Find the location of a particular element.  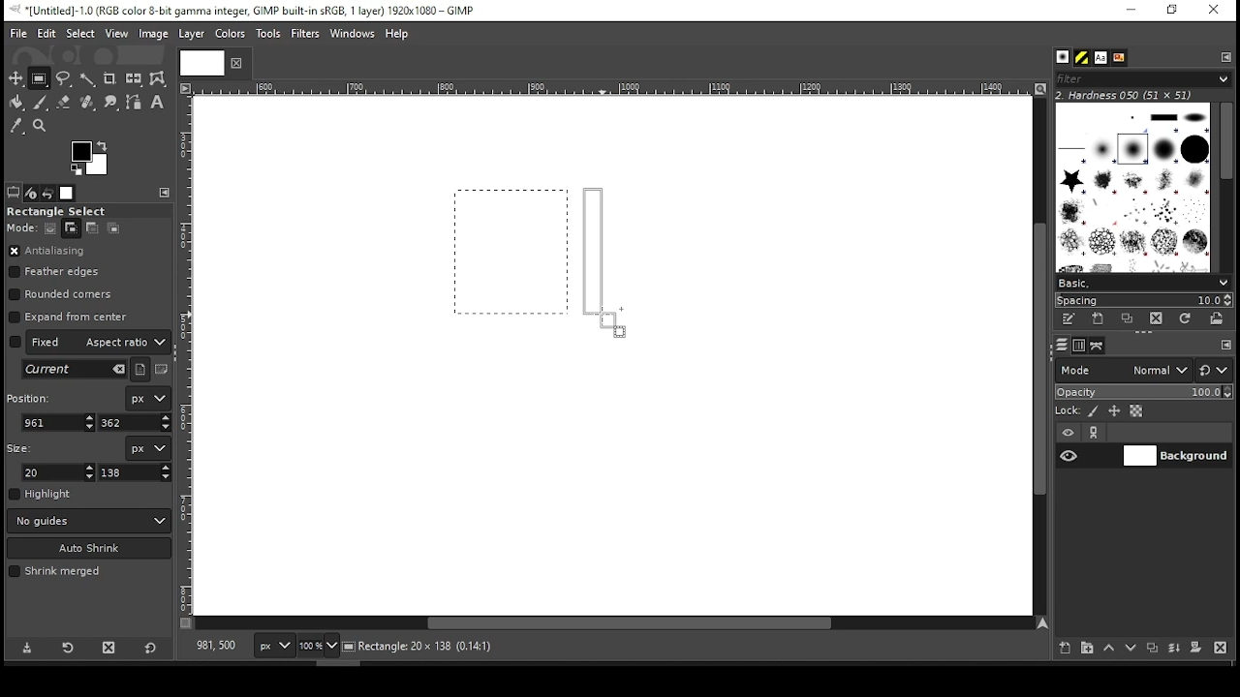

opacity is located at coordinates (1142, 394).